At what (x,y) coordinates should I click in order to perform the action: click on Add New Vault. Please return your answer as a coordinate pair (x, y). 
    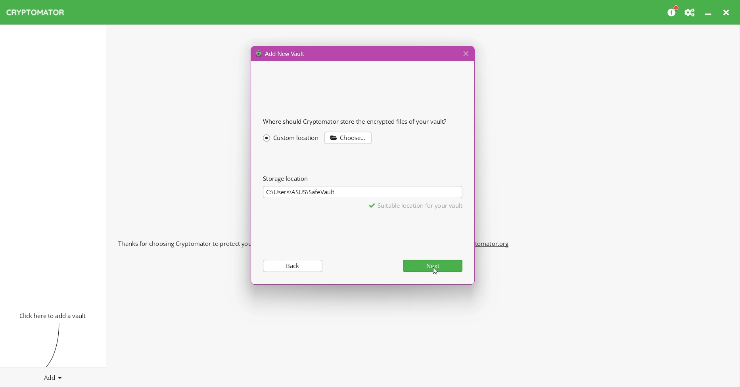
    Looking at the image, I should click on (281, 53).